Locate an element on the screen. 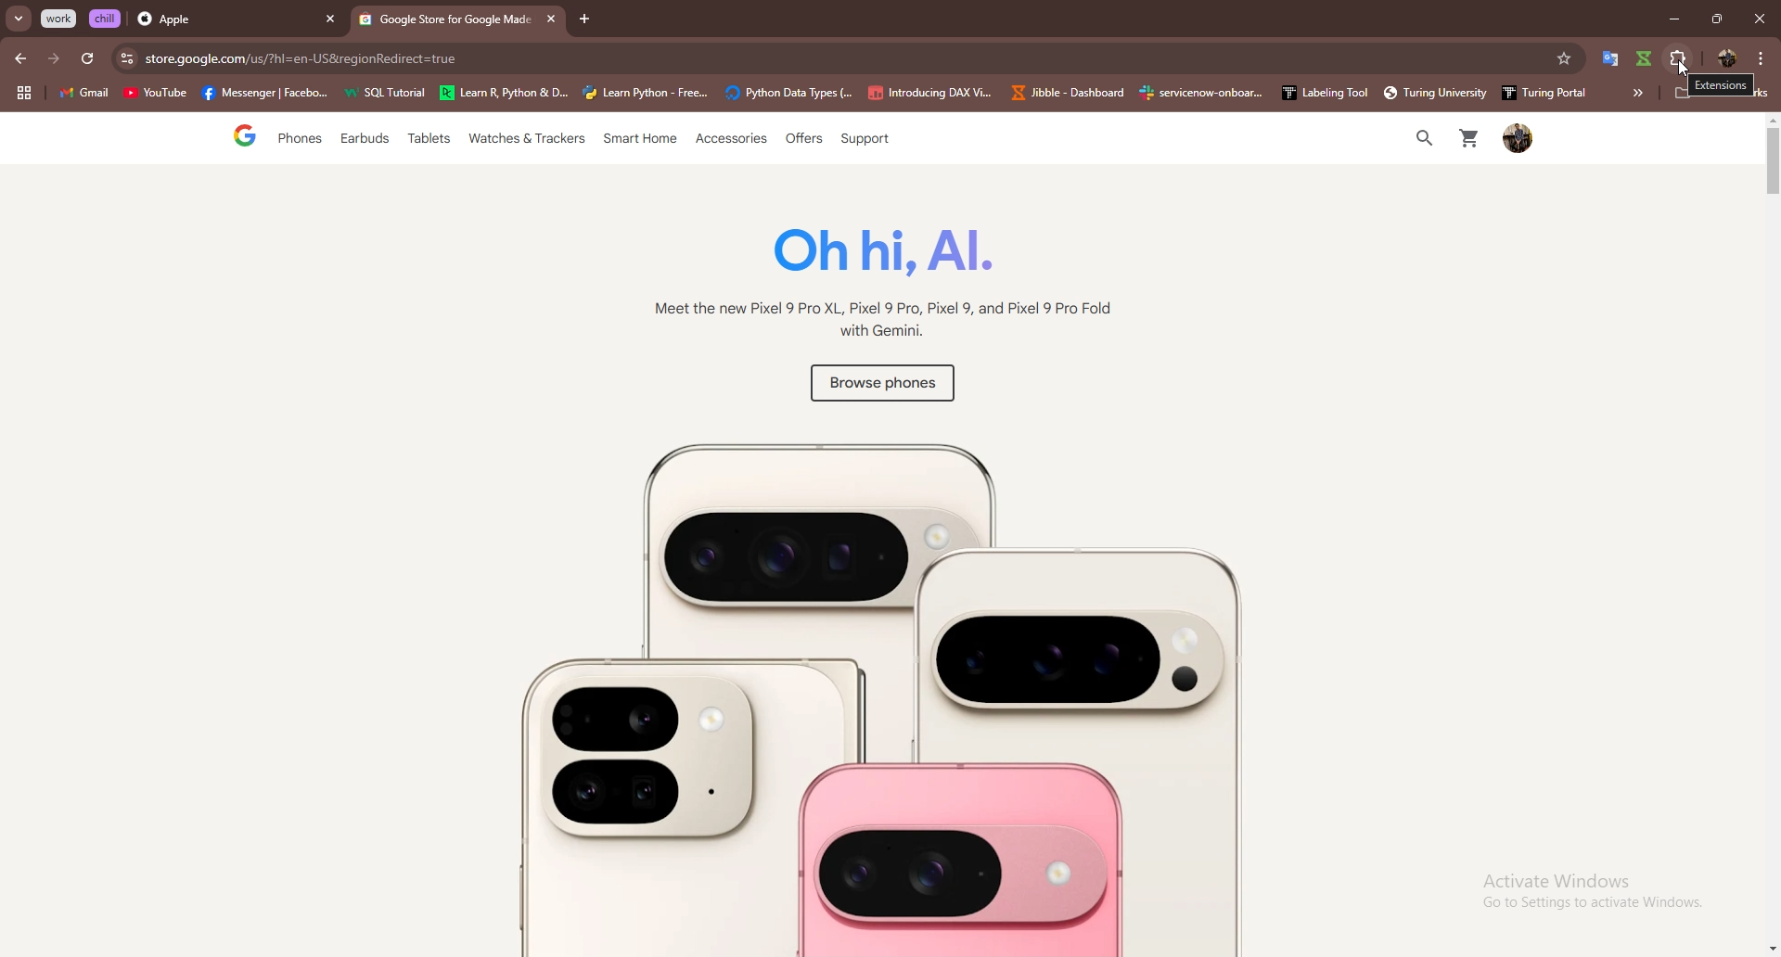  Messenger|Faceb is located at coordinates (267, 94).